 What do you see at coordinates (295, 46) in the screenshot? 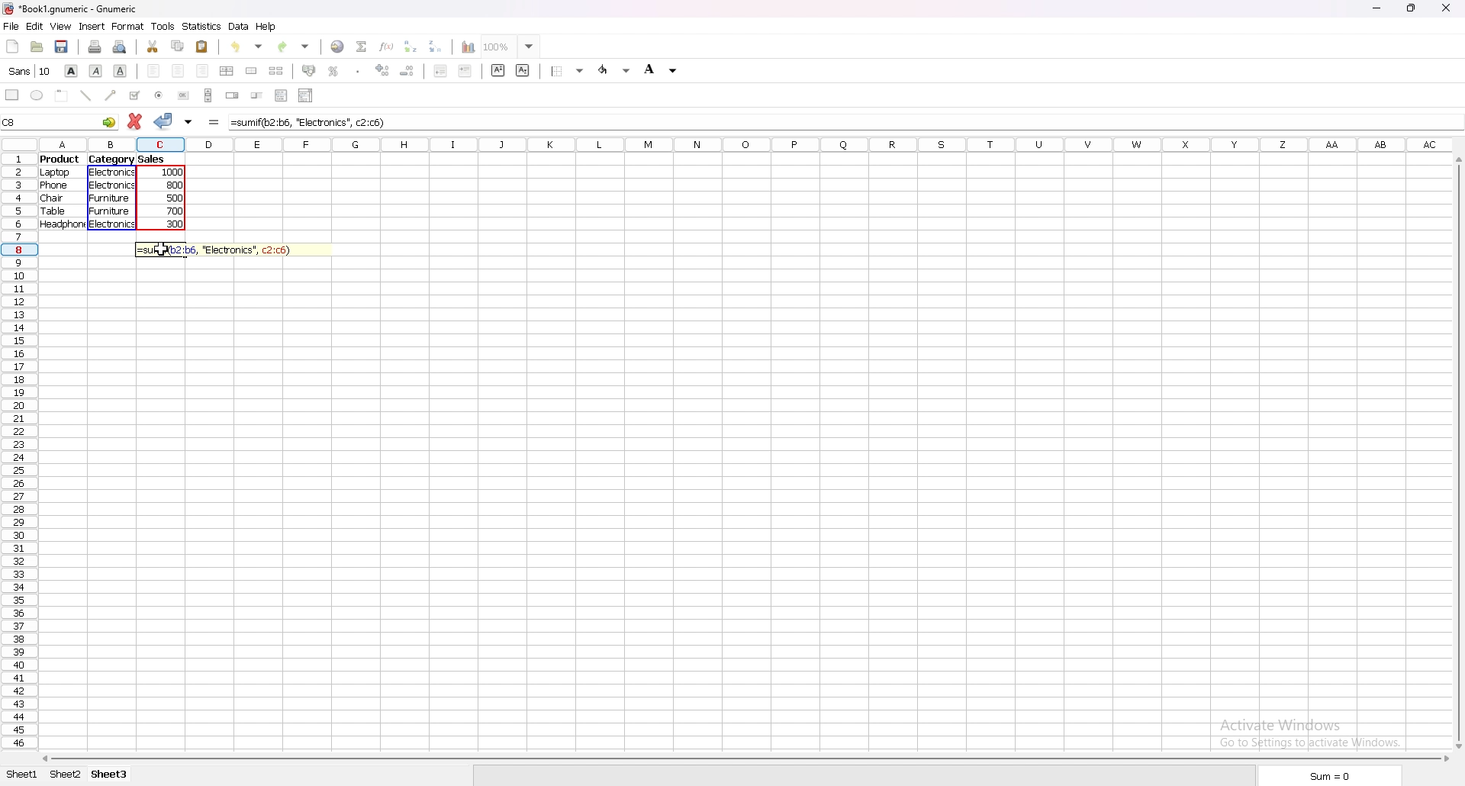
I see `redo` at bounding box center [295, 46].